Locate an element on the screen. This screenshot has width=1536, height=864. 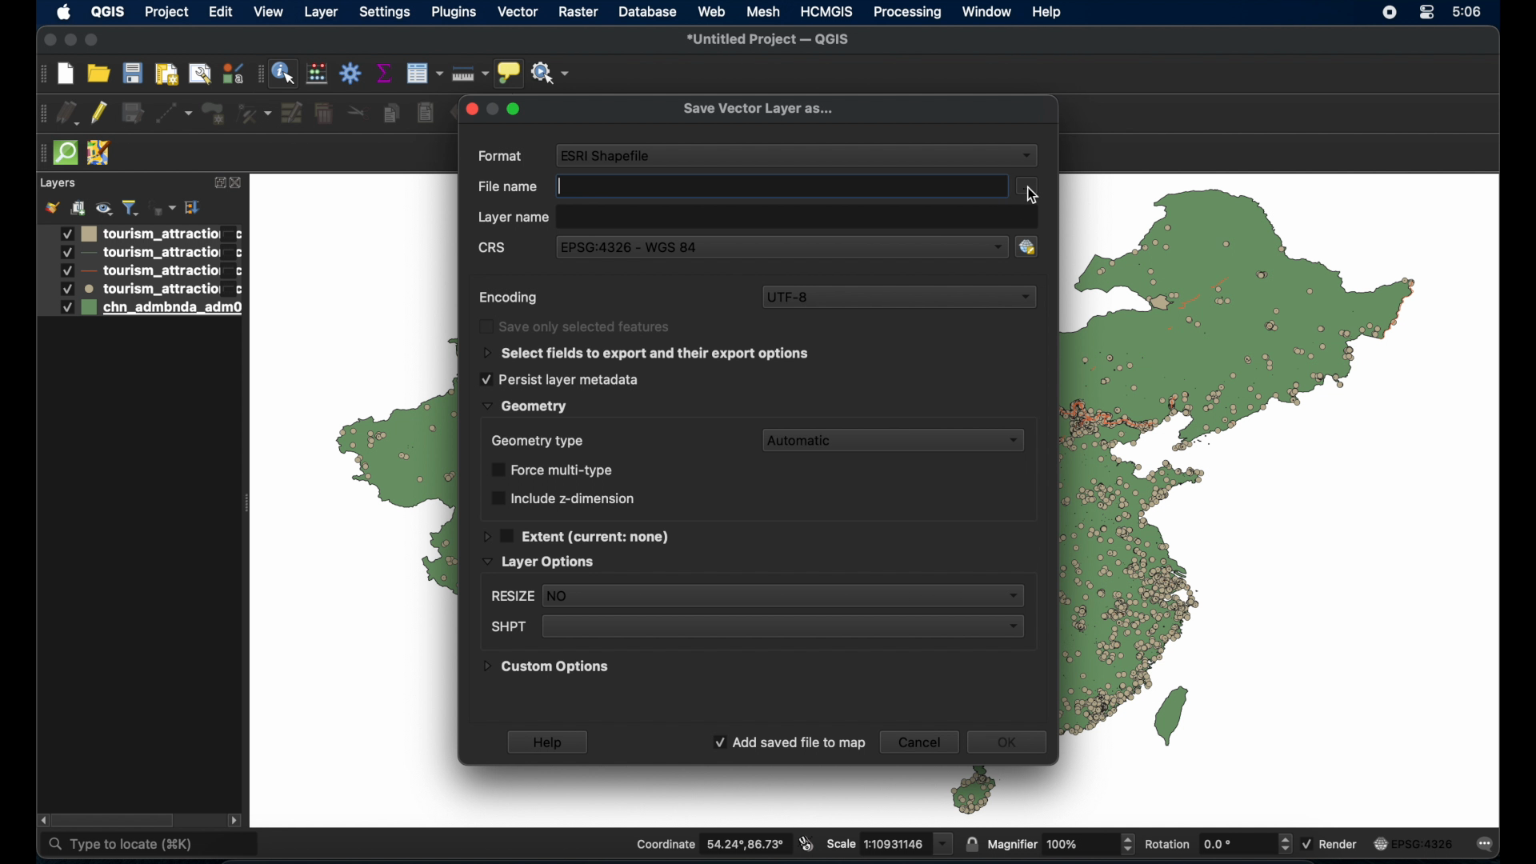
scale is located at coordinates (890, 843).